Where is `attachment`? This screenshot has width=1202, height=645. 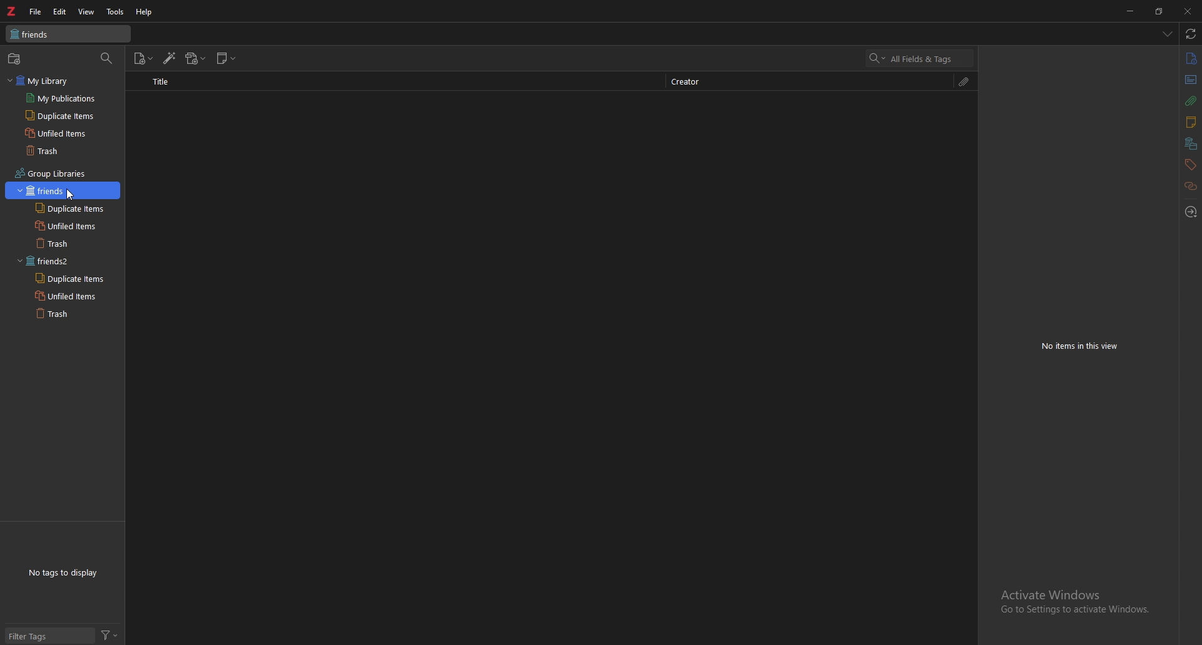 attachment is located at coordinates (966, 81).